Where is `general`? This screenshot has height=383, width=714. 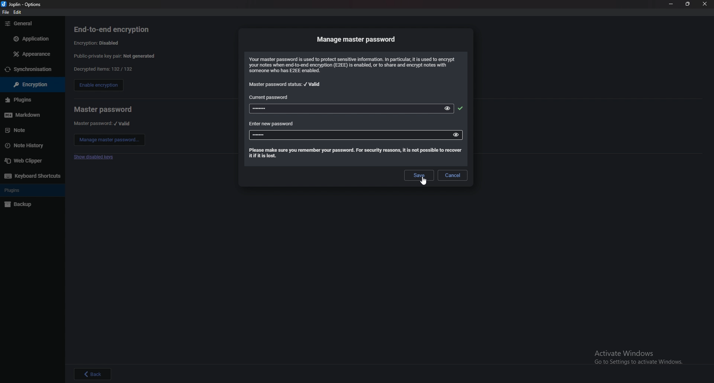 general is located at coordinates (31, 24).